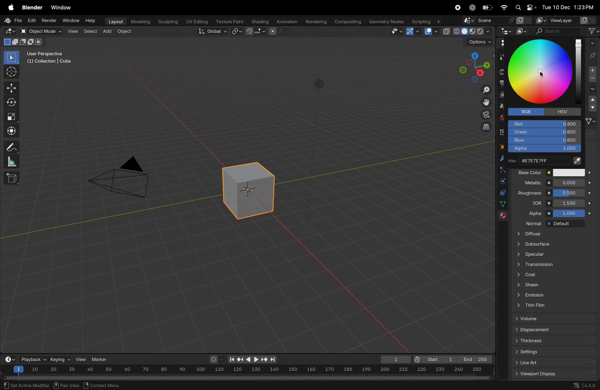 The image size is (600, 390). I want to click on view, so click(81, 359).